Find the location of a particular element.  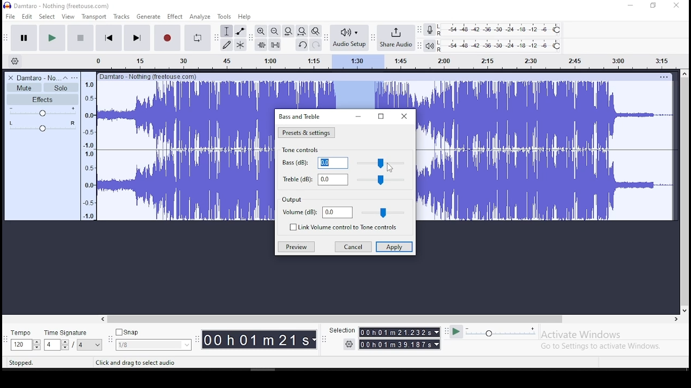

 is located at coordinates (418, 29).